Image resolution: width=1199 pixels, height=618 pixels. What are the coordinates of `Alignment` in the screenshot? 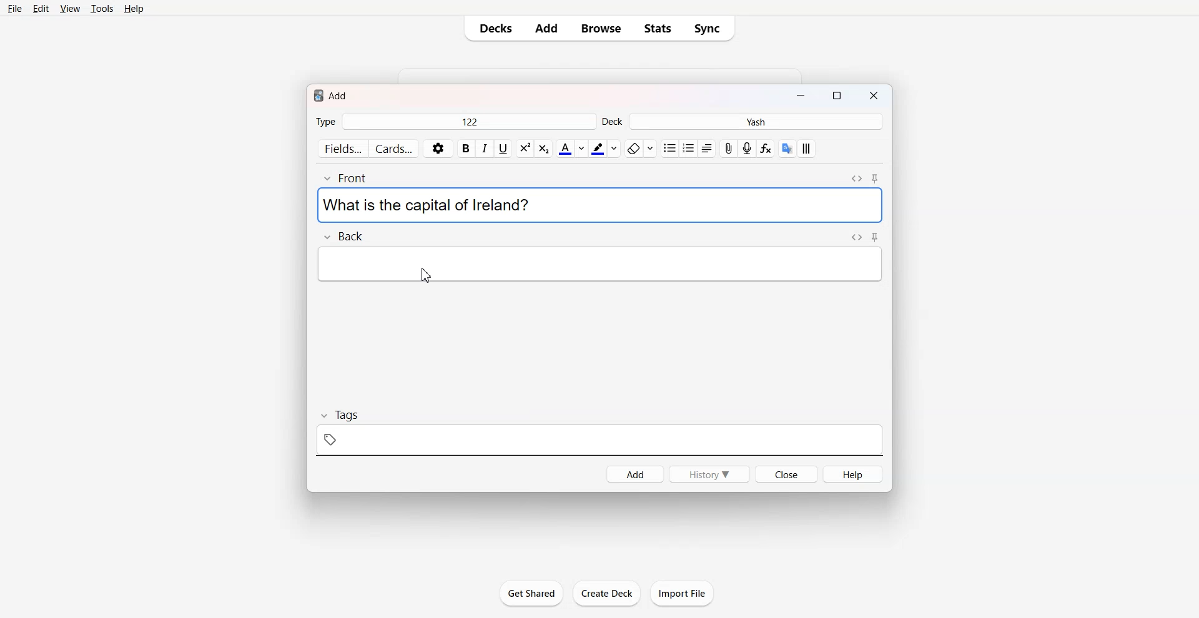 It's located at (706, 149).